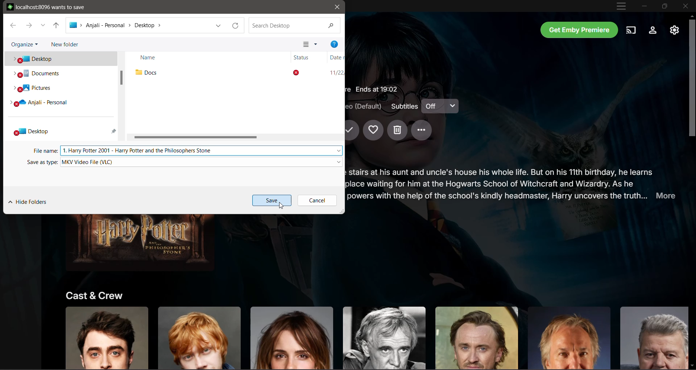  I want to click on Click to know more about actor, so click(292, 337).